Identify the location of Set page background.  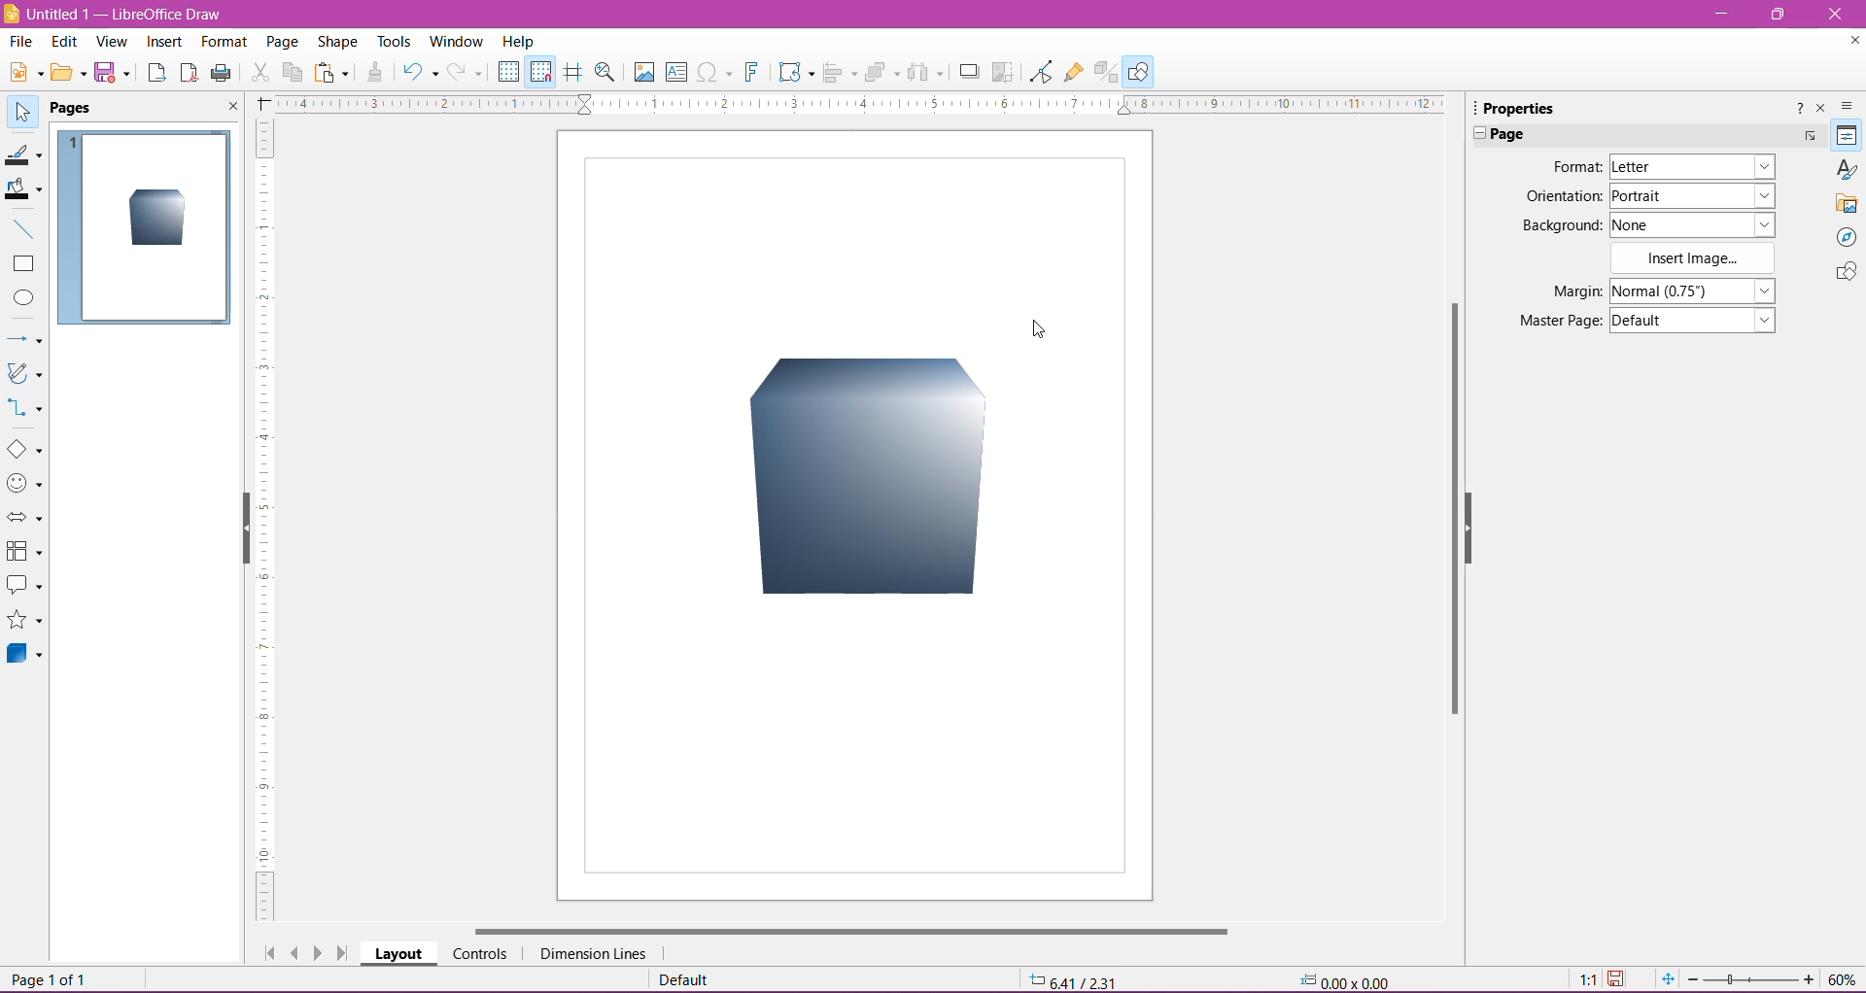
(1693, 224).